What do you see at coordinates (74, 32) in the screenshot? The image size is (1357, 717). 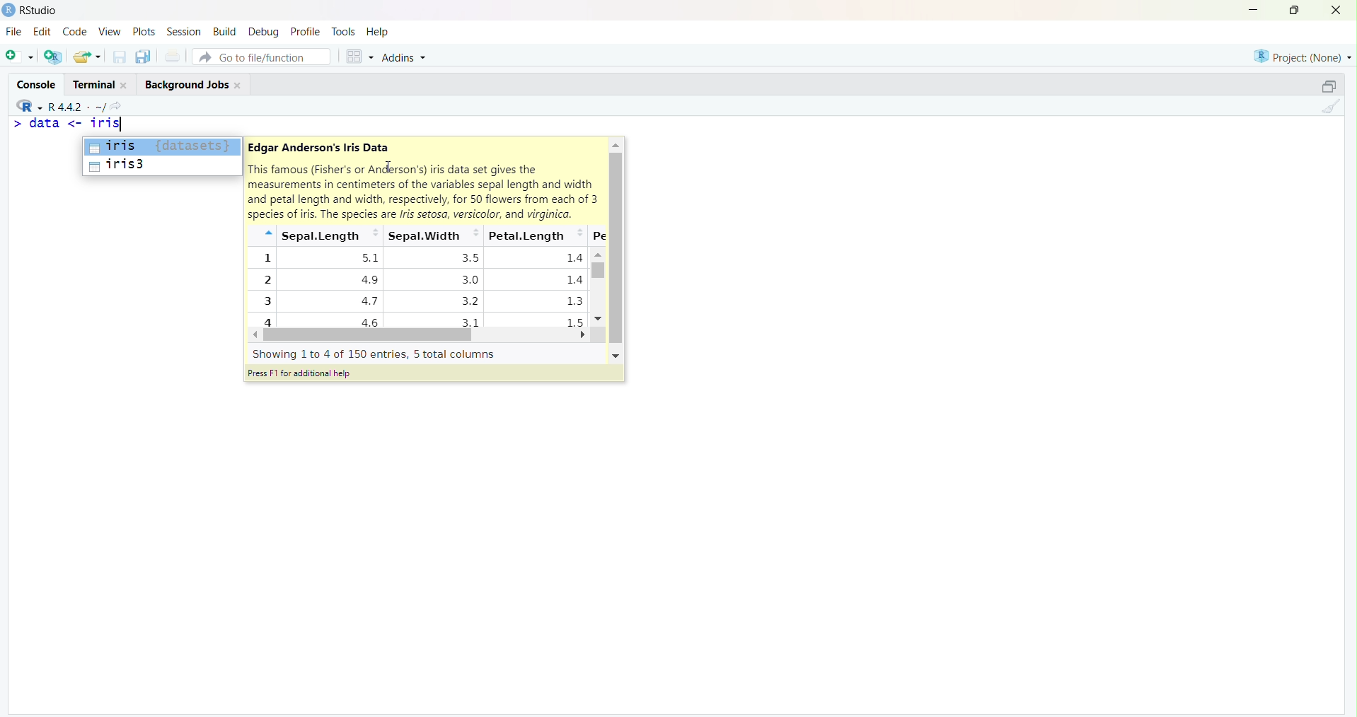 I see `Code` at bounding box center [74, 32].